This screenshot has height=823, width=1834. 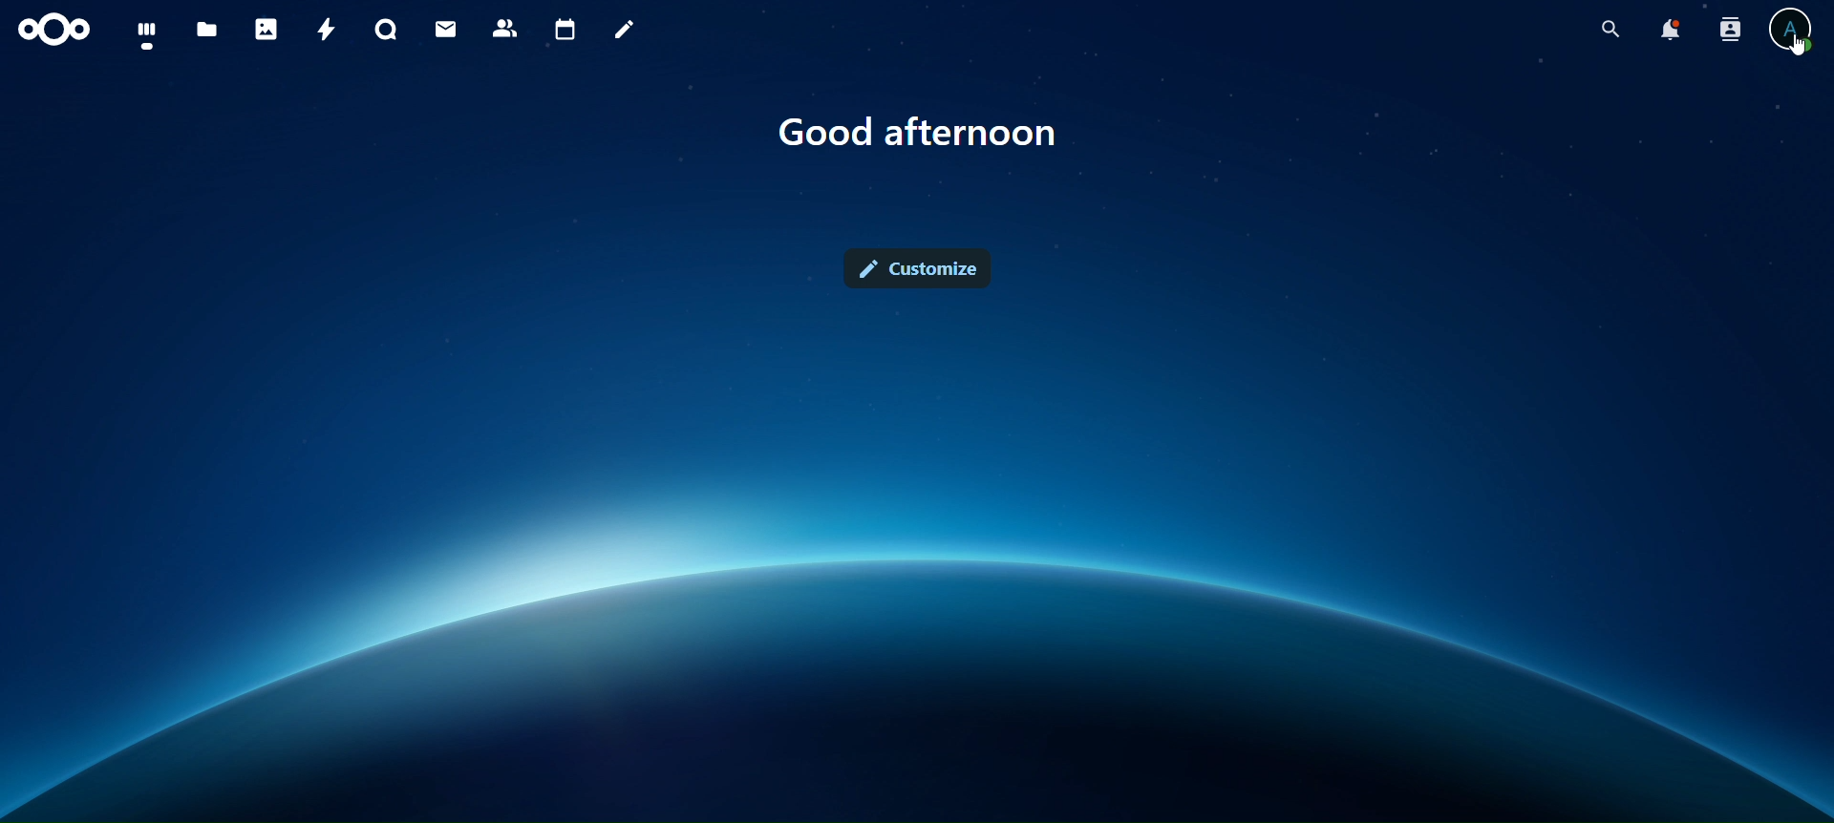 What do you see at coordinates (448, 30) in the screenshot?
I see `mail` at bounding box center [448, 30].